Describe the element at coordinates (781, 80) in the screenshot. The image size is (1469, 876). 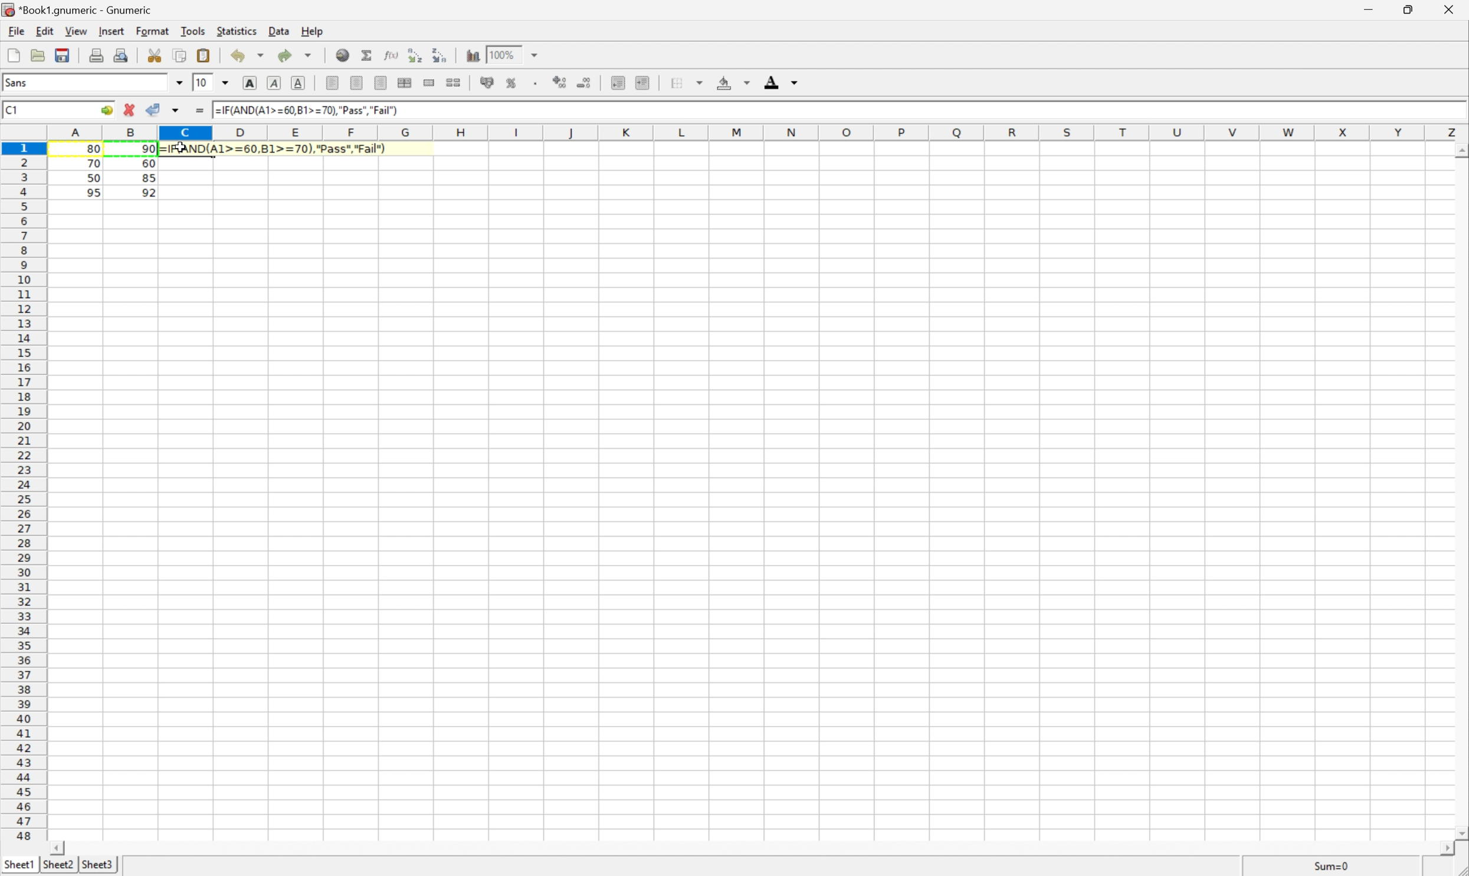
I see `Foreground` at that location.